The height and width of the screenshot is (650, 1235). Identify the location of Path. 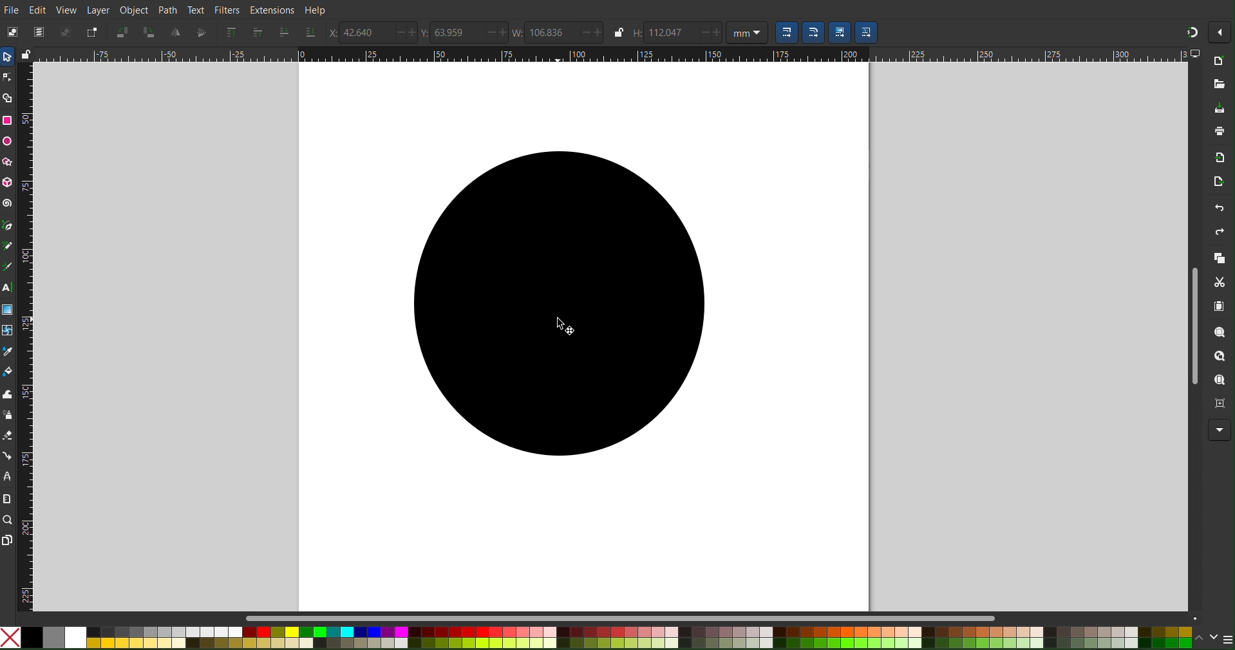
(166, 8).